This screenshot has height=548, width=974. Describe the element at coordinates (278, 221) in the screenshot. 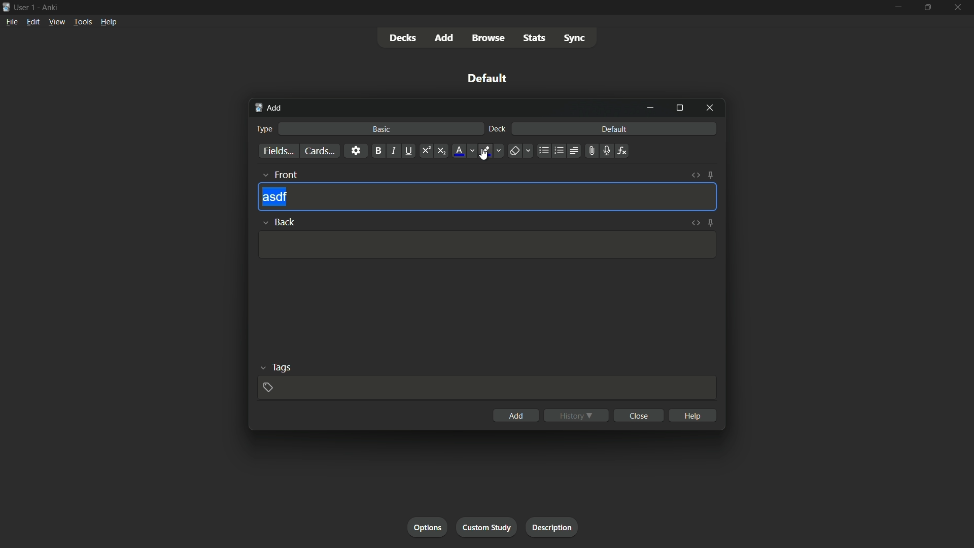

I see `back` at that location.